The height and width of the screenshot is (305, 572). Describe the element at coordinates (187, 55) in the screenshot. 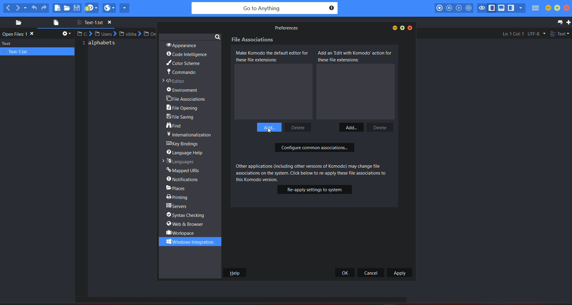

I see `code intelligence` at that location.